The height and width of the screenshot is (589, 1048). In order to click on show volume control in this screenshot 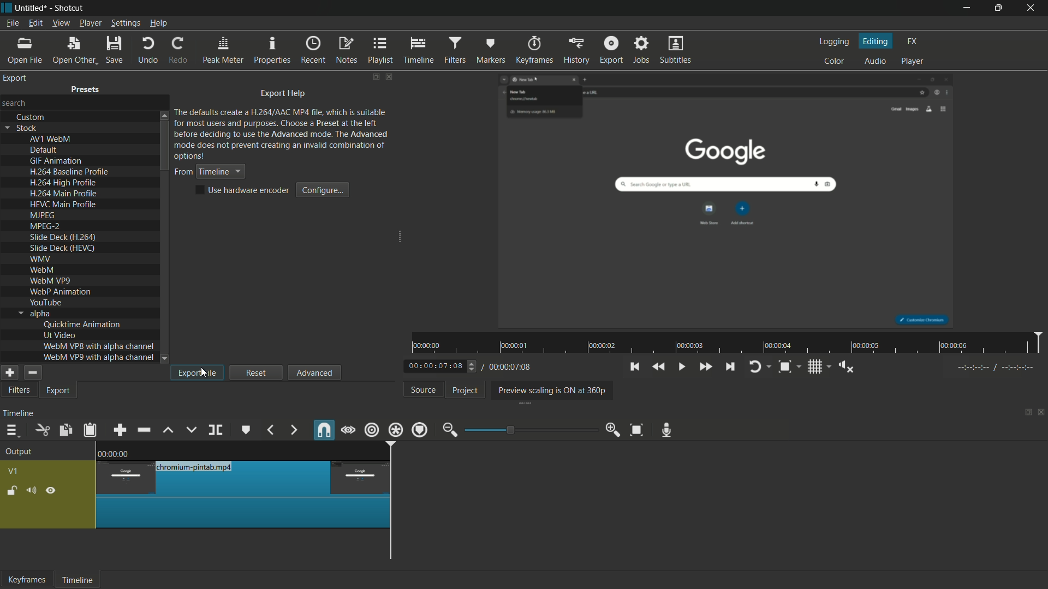, I will do `click(850, 366)`.